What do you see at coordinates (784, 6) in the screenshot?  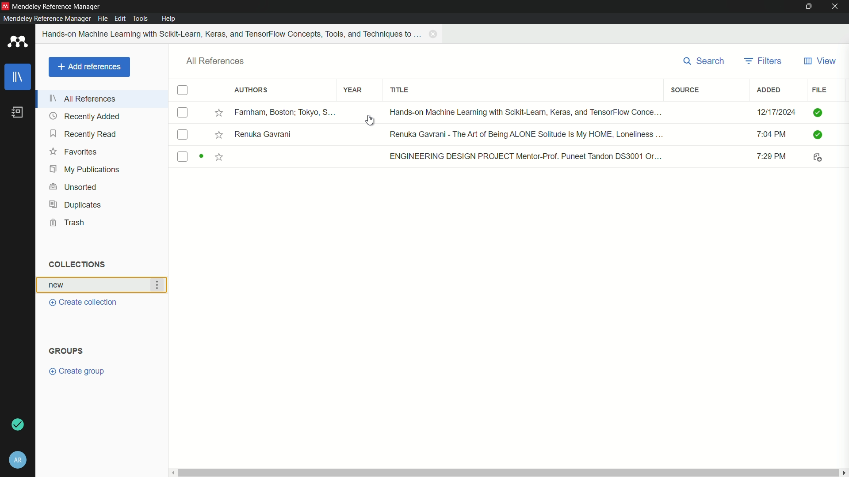 I see `minimize` at bounding box center [784, 6].